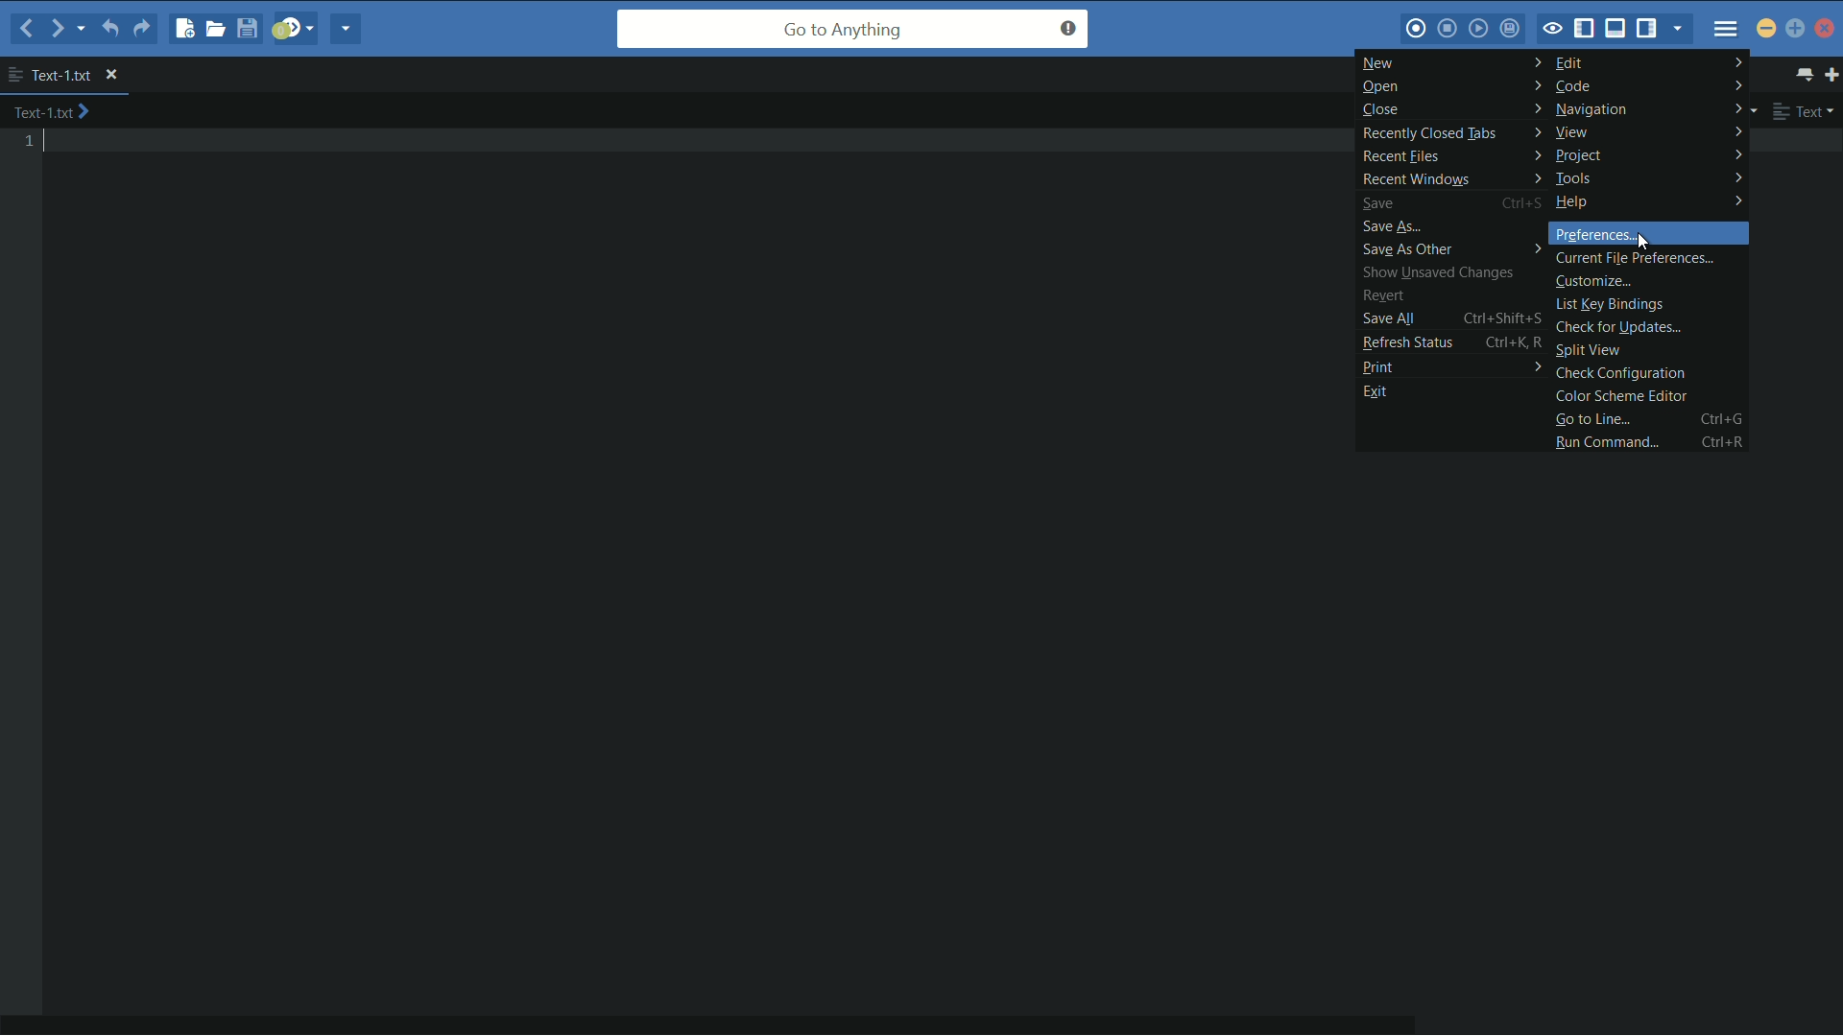 This screenshot has width=1843, height=1036. I want to click on save file, so click(250, 28).